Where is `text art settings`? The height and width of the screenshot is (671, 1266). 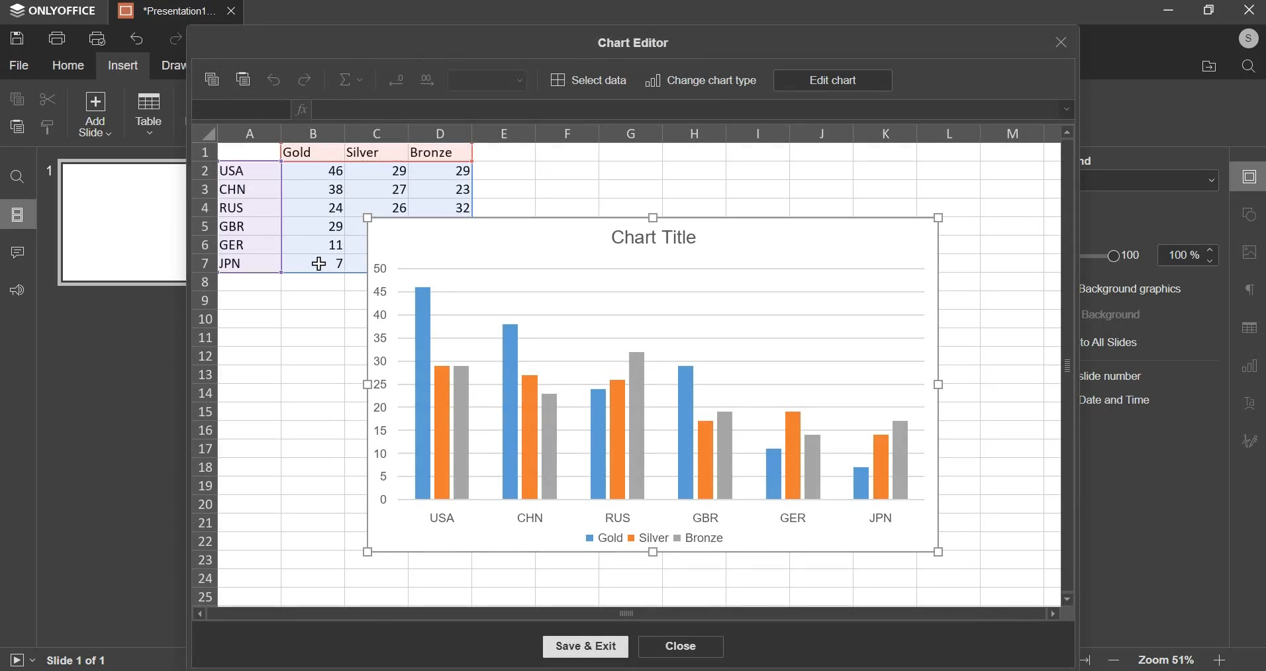 text art settings is located at coordinates (1247, 404).